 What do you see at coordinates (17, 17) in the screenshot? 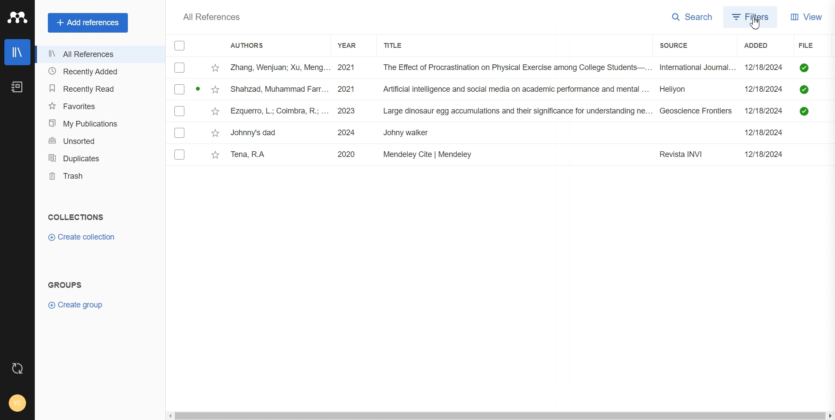
I see `Logo` at bounding box center [17, 17].